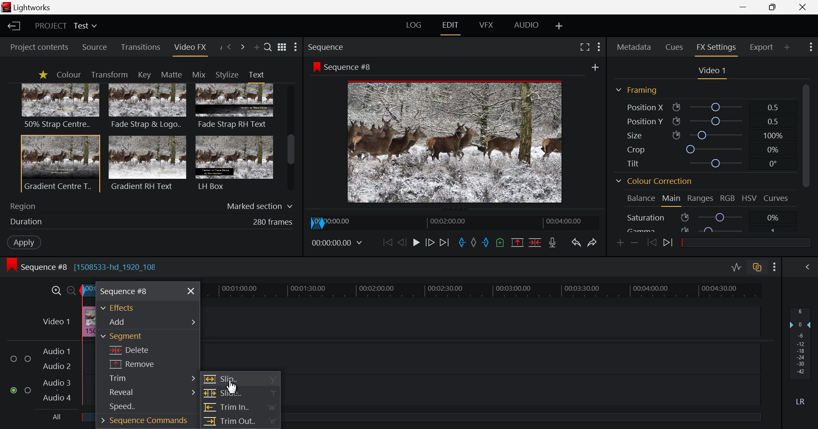  What do you see at coordinates (386, 243) in the screenshot?
I see `To start` at bounding box center [386, 243].